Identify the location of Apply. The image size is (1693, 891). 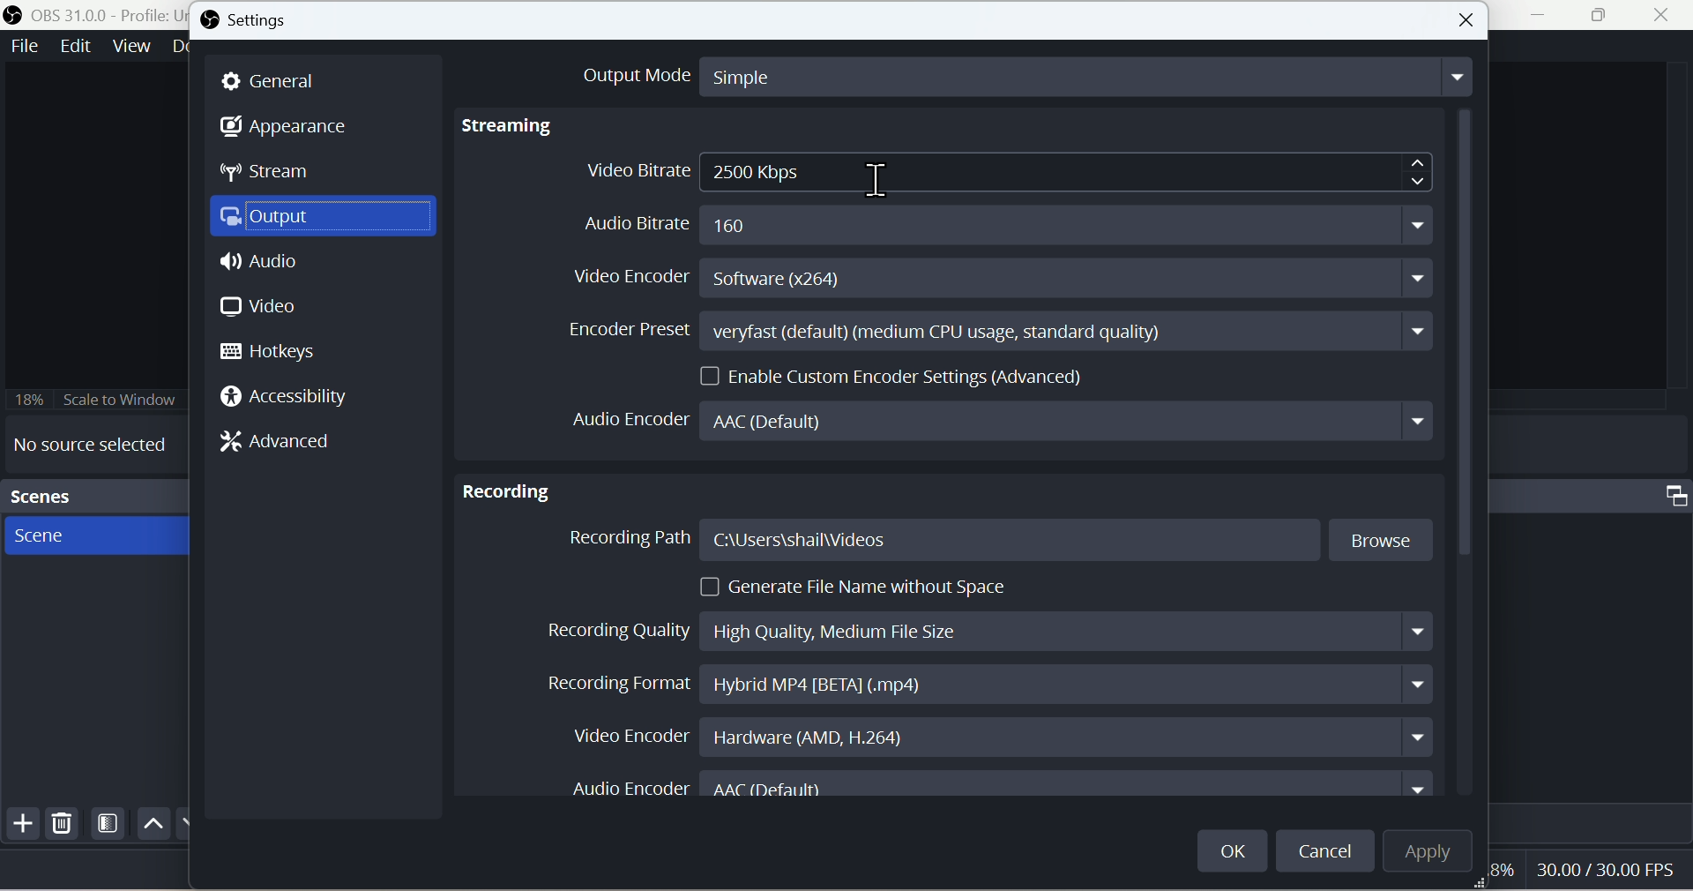
(1437, 855).